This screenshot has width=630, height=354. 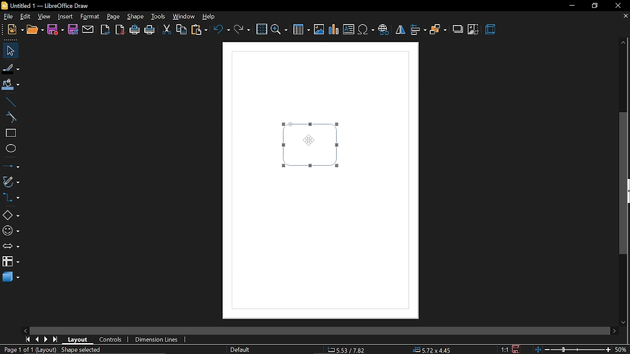 I want to click on crop, so click(x=473, y=29).